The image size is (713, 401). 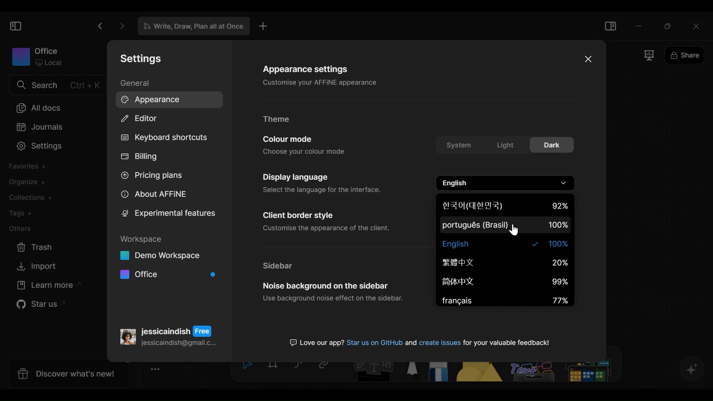 What do you see at coordinates (168, 258) in the screenshot?
I see `Workspace` at bounding box center [168, 258].